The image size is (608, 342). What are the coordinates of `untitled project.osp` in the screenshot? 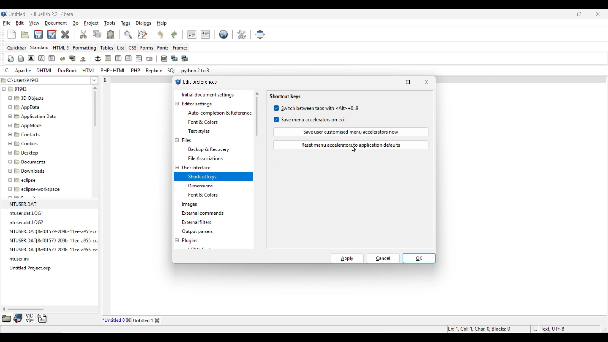 It's located at (32, 268).